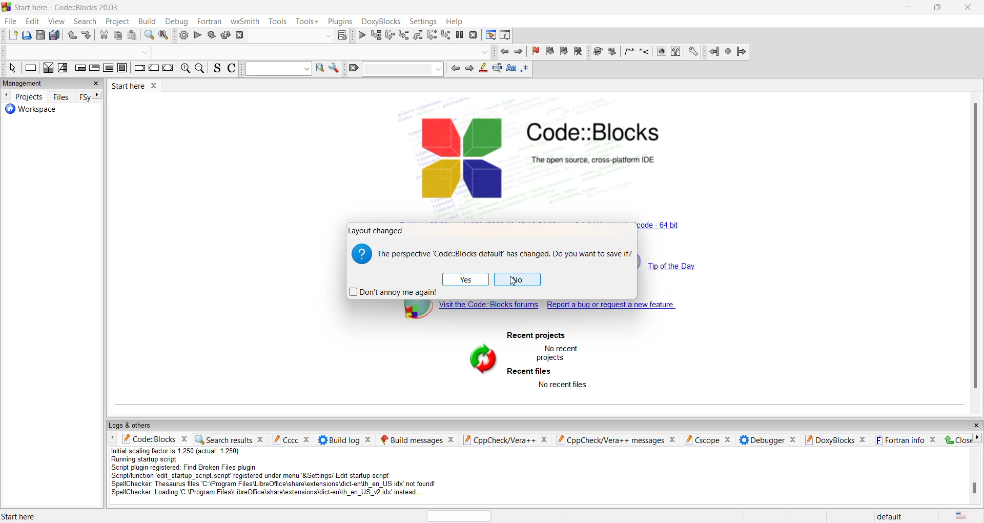 The width and height of the screenshot is (984, 523). Describe the element at coordinates (500, 439) in the screenshot. I see `cpp pane` at that location.